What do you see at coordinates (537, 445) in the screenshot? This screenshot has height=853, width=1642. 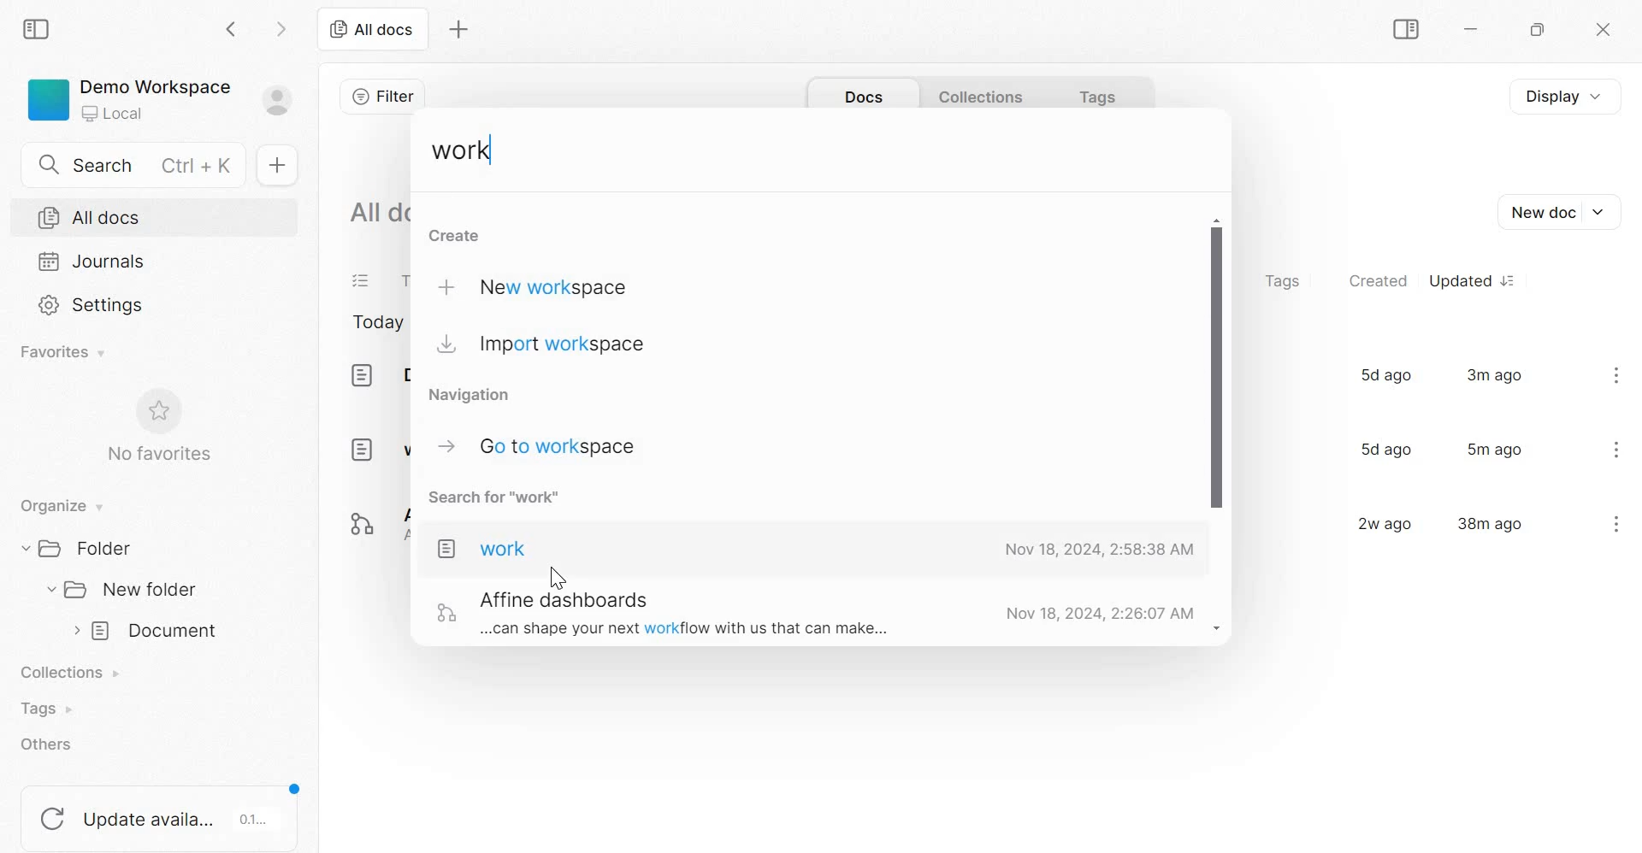 I see `go to workspace` at bounding box center [537, 445].